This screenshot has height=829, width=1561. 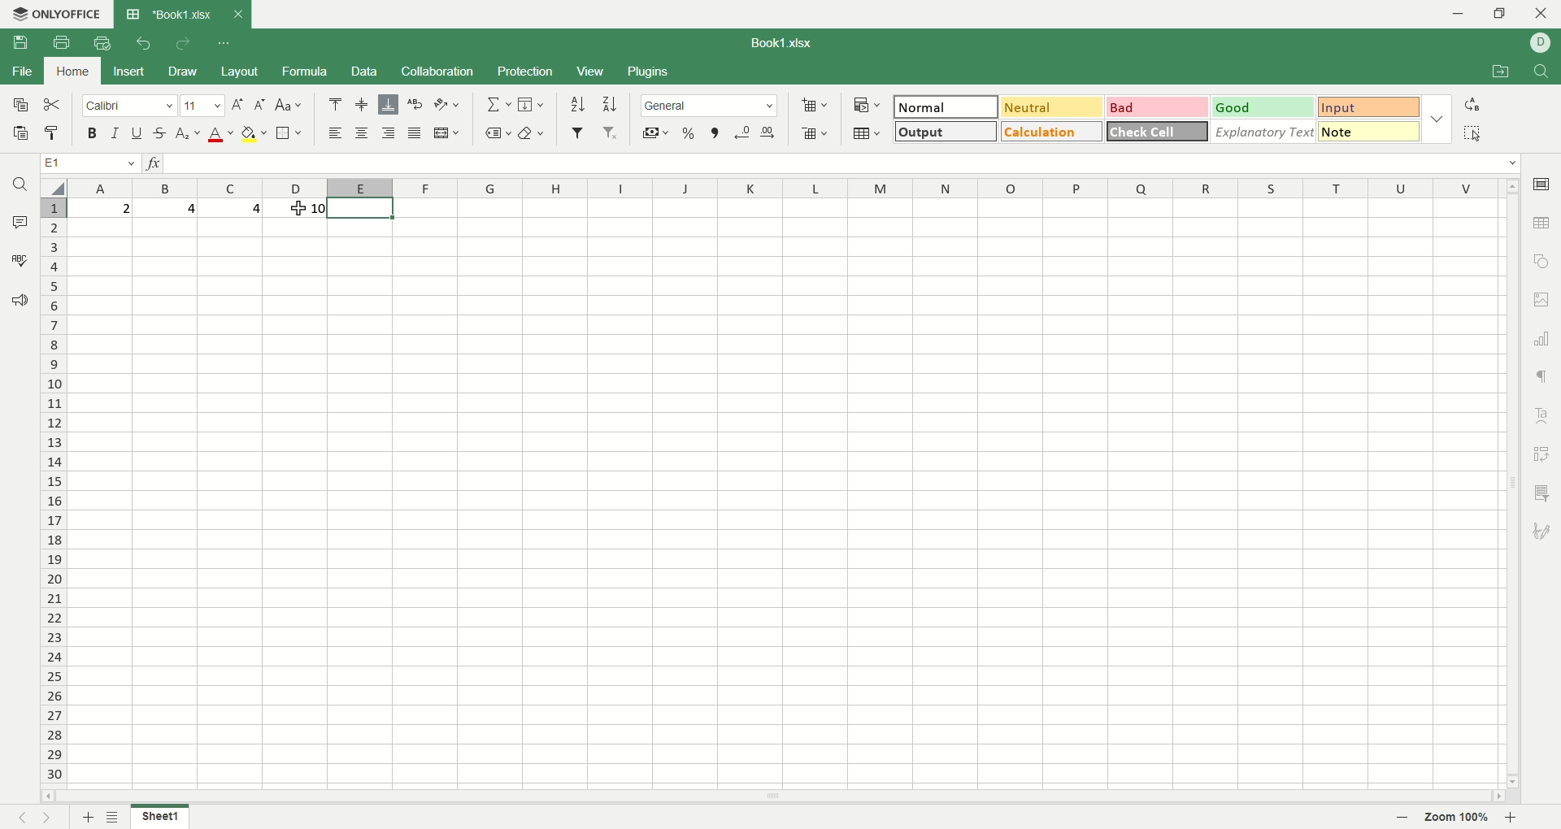 What do you see at coordinates (651, 132) in the screenshot?
I see `accounting style` at bounding box center [651, 132].